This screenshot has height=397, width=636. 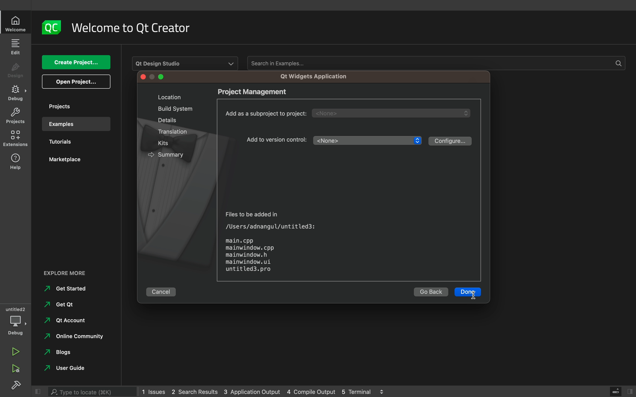 What do you see at coordinates (17, 24) in the screenshot?
I see `home` at bounding box center [17, 24].